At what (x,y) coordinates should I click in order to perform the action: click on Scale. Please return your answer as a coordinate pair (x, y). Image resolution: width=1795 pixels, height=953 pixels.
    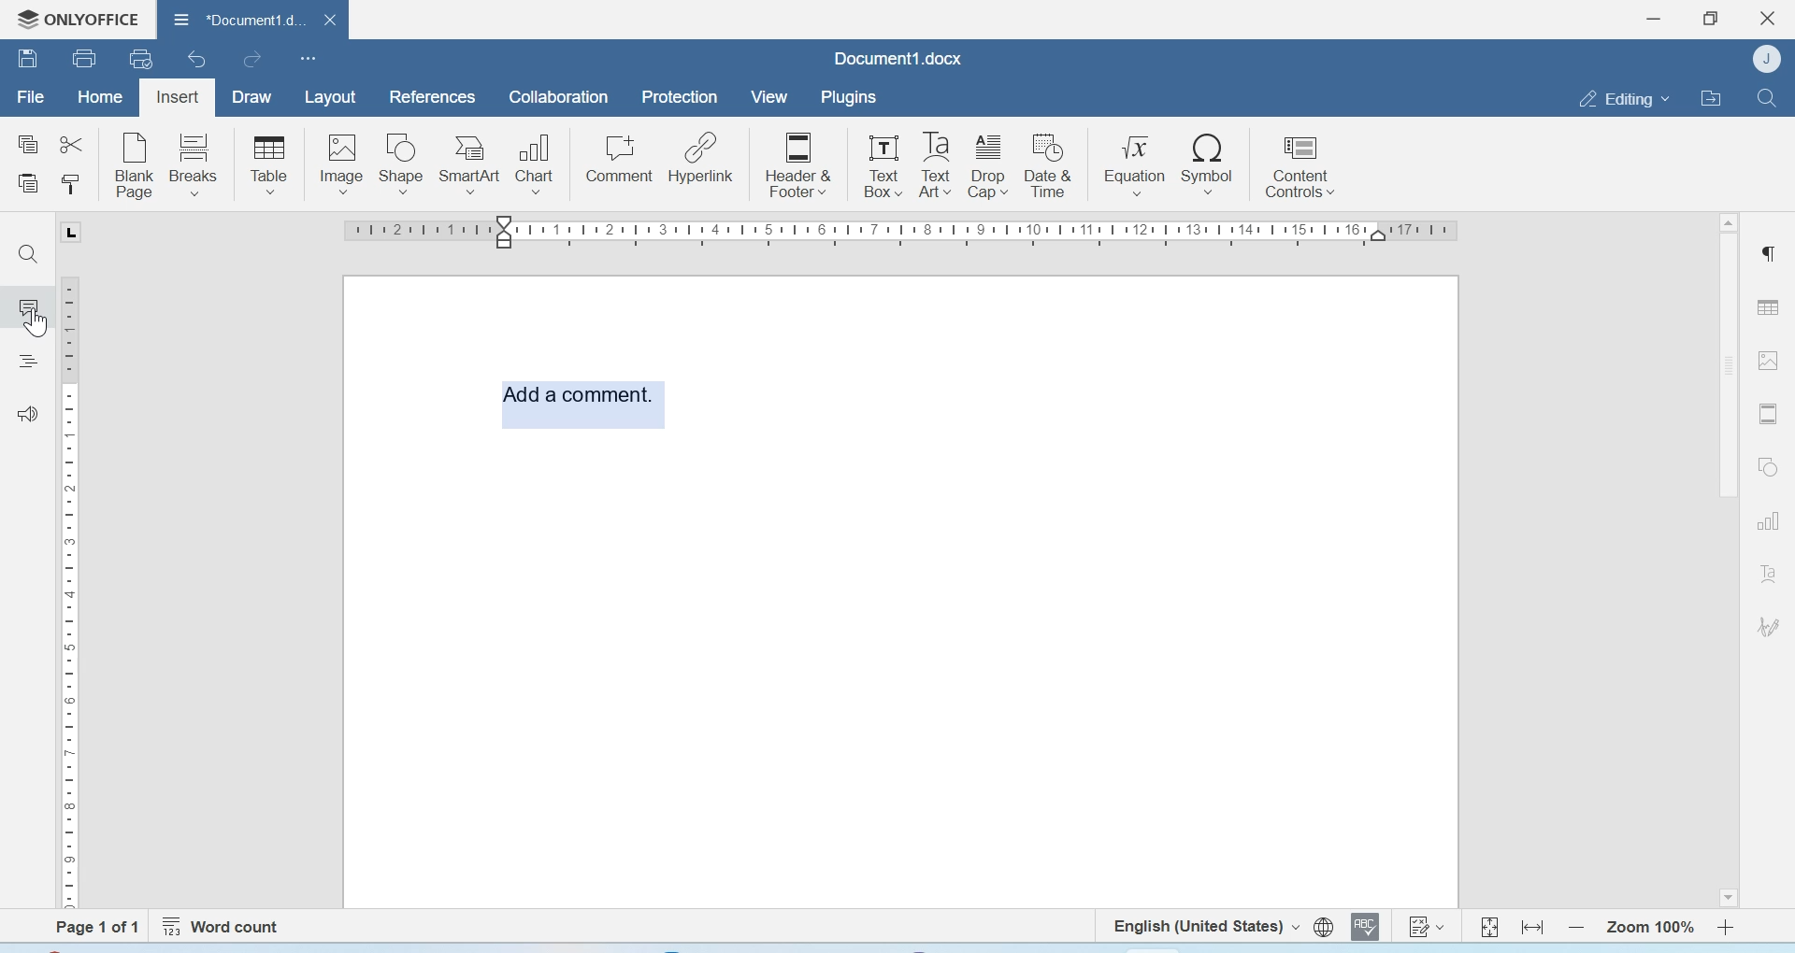
    Looking at the image, I should click on (73, 589).